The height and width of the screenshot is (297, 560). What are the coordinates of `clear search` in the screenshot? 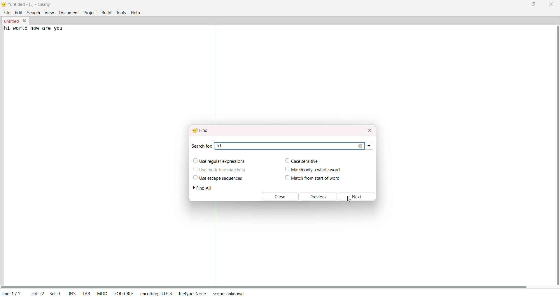 It's located at (360, 146).